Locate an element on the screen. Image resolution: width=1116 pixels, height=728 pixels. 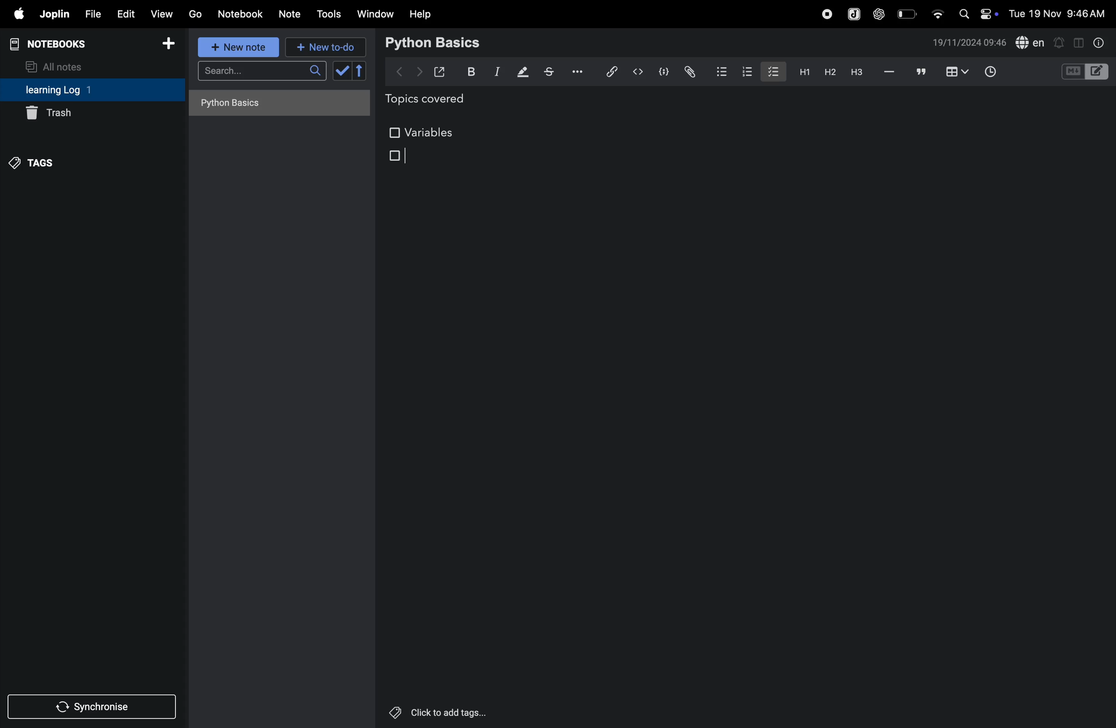
code block is located at coordinates (1084, 73).